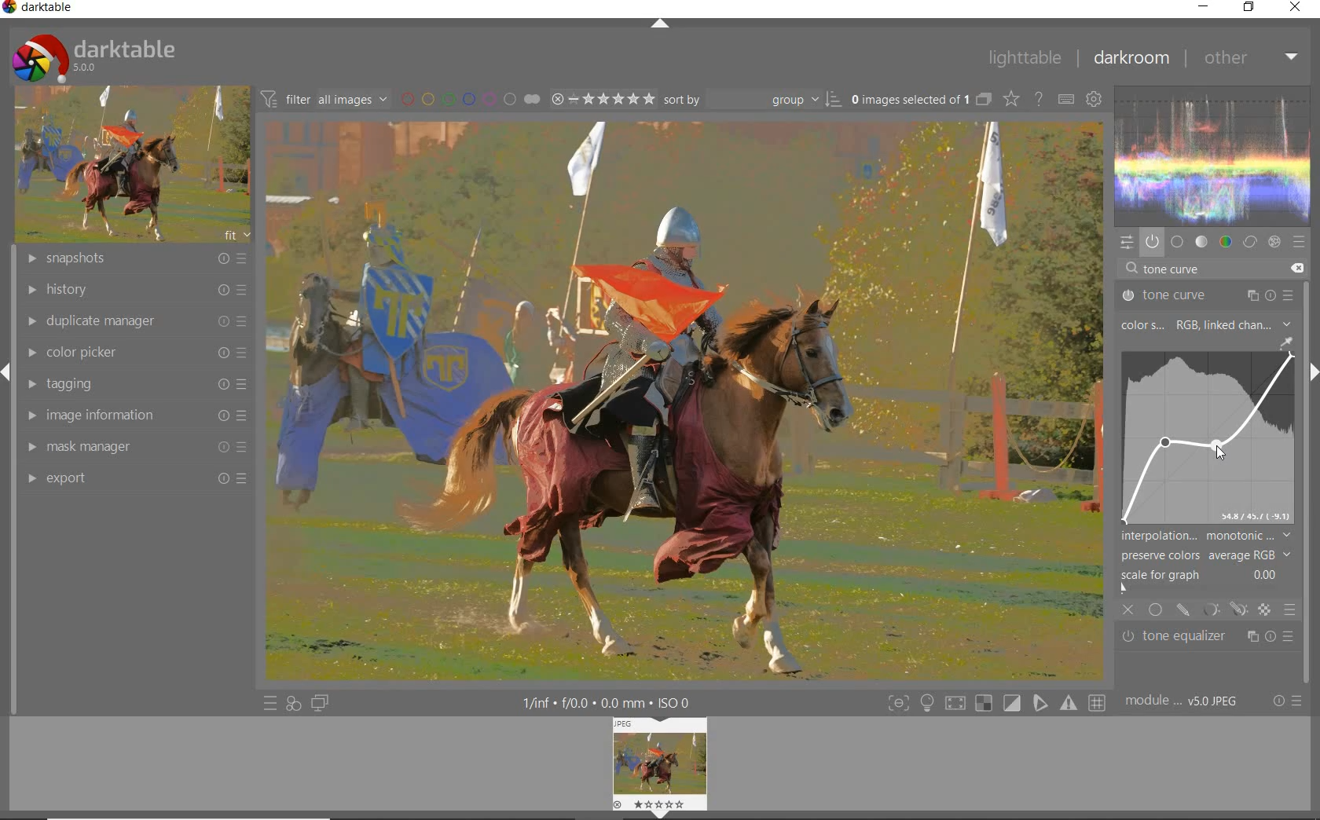 The image size is (1320, 820). I want to click on filter all images, so click(324, 99).